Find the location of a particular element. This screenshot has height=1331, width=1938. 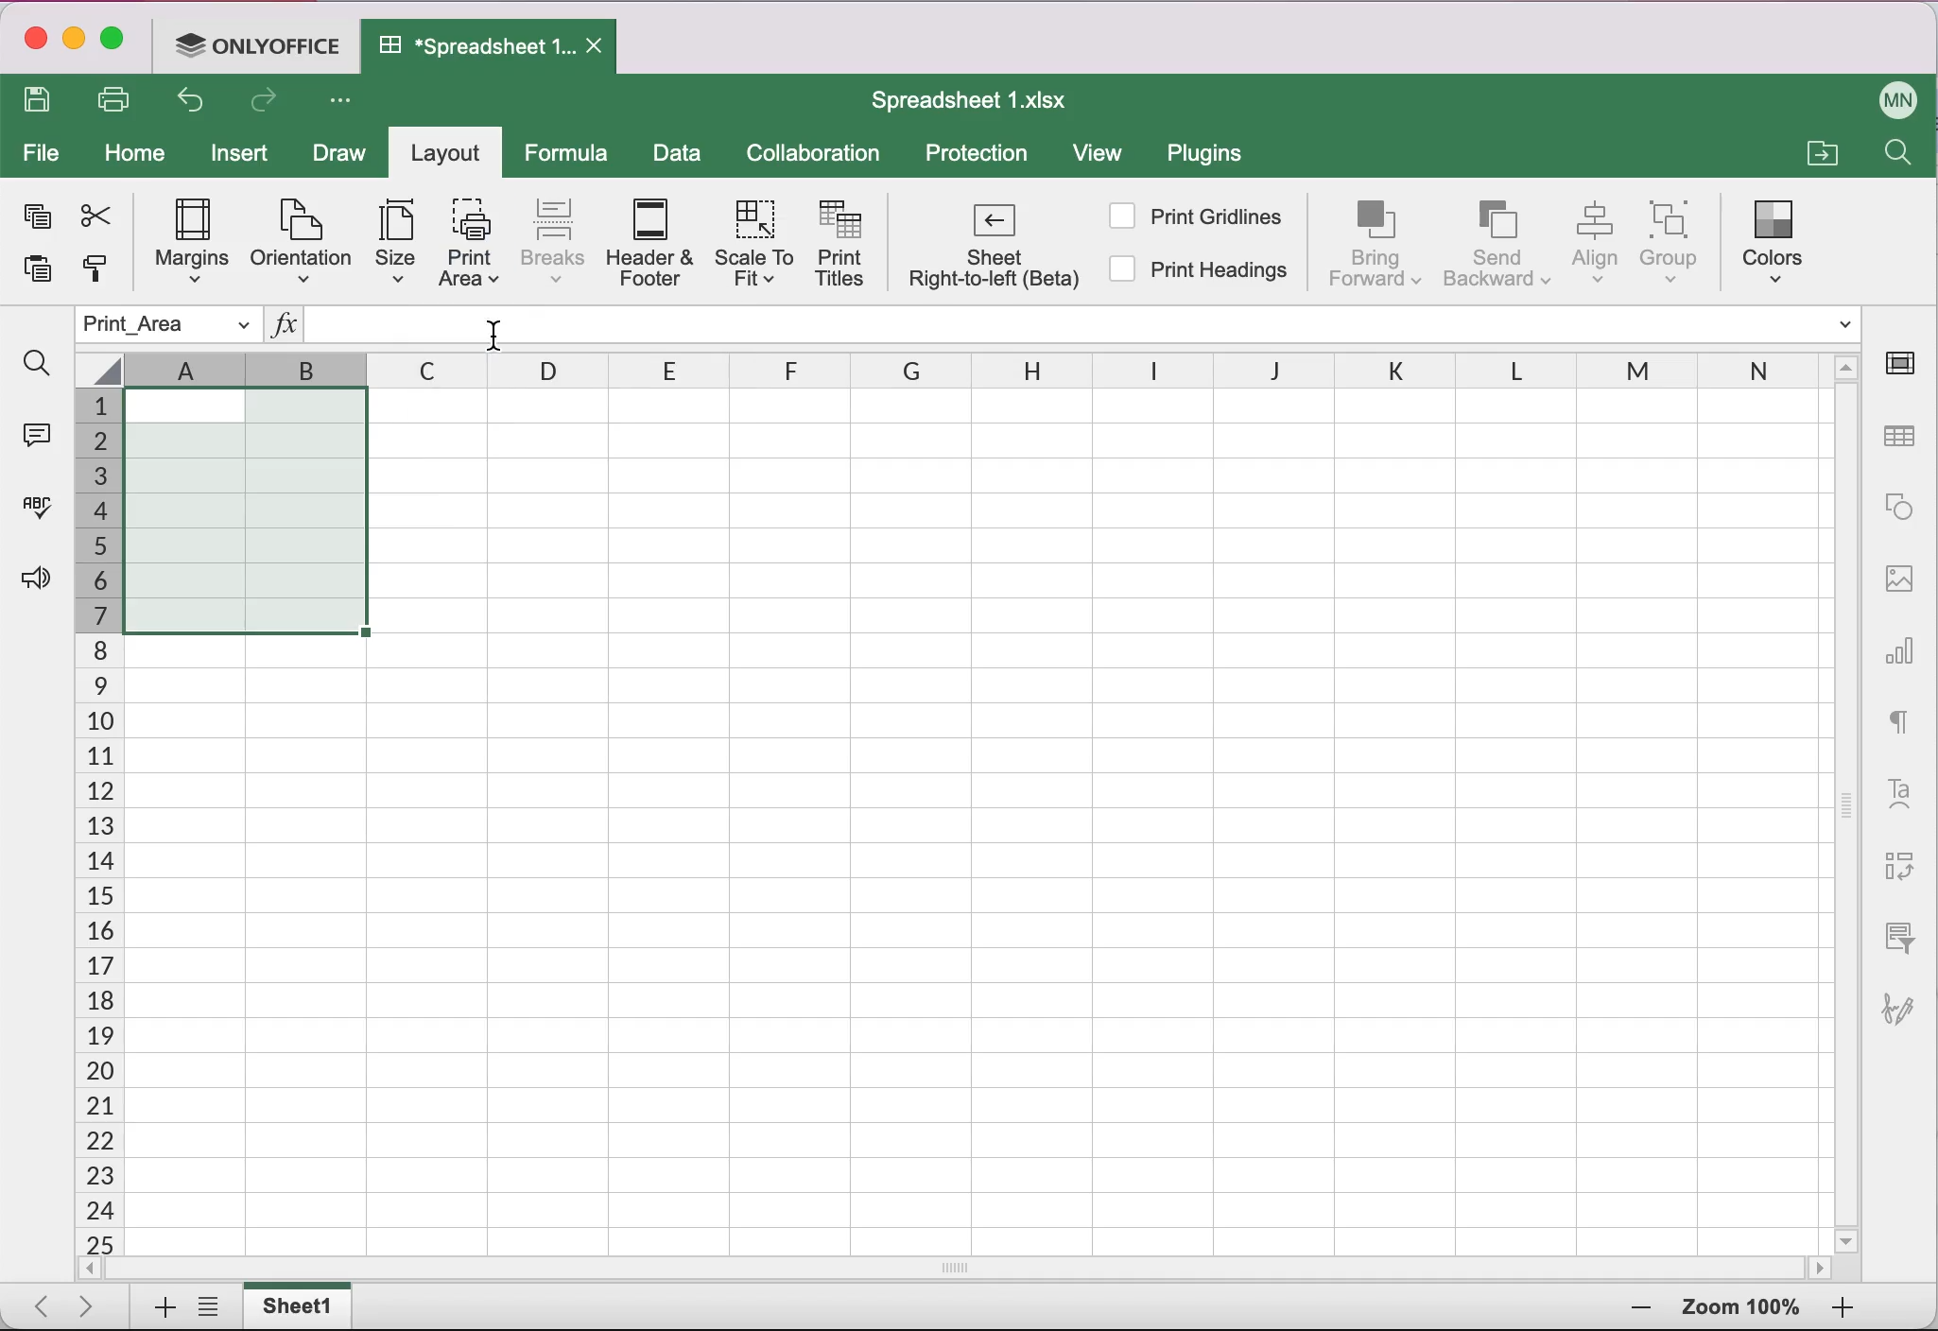

copy style is located at coordinates (94, 275).